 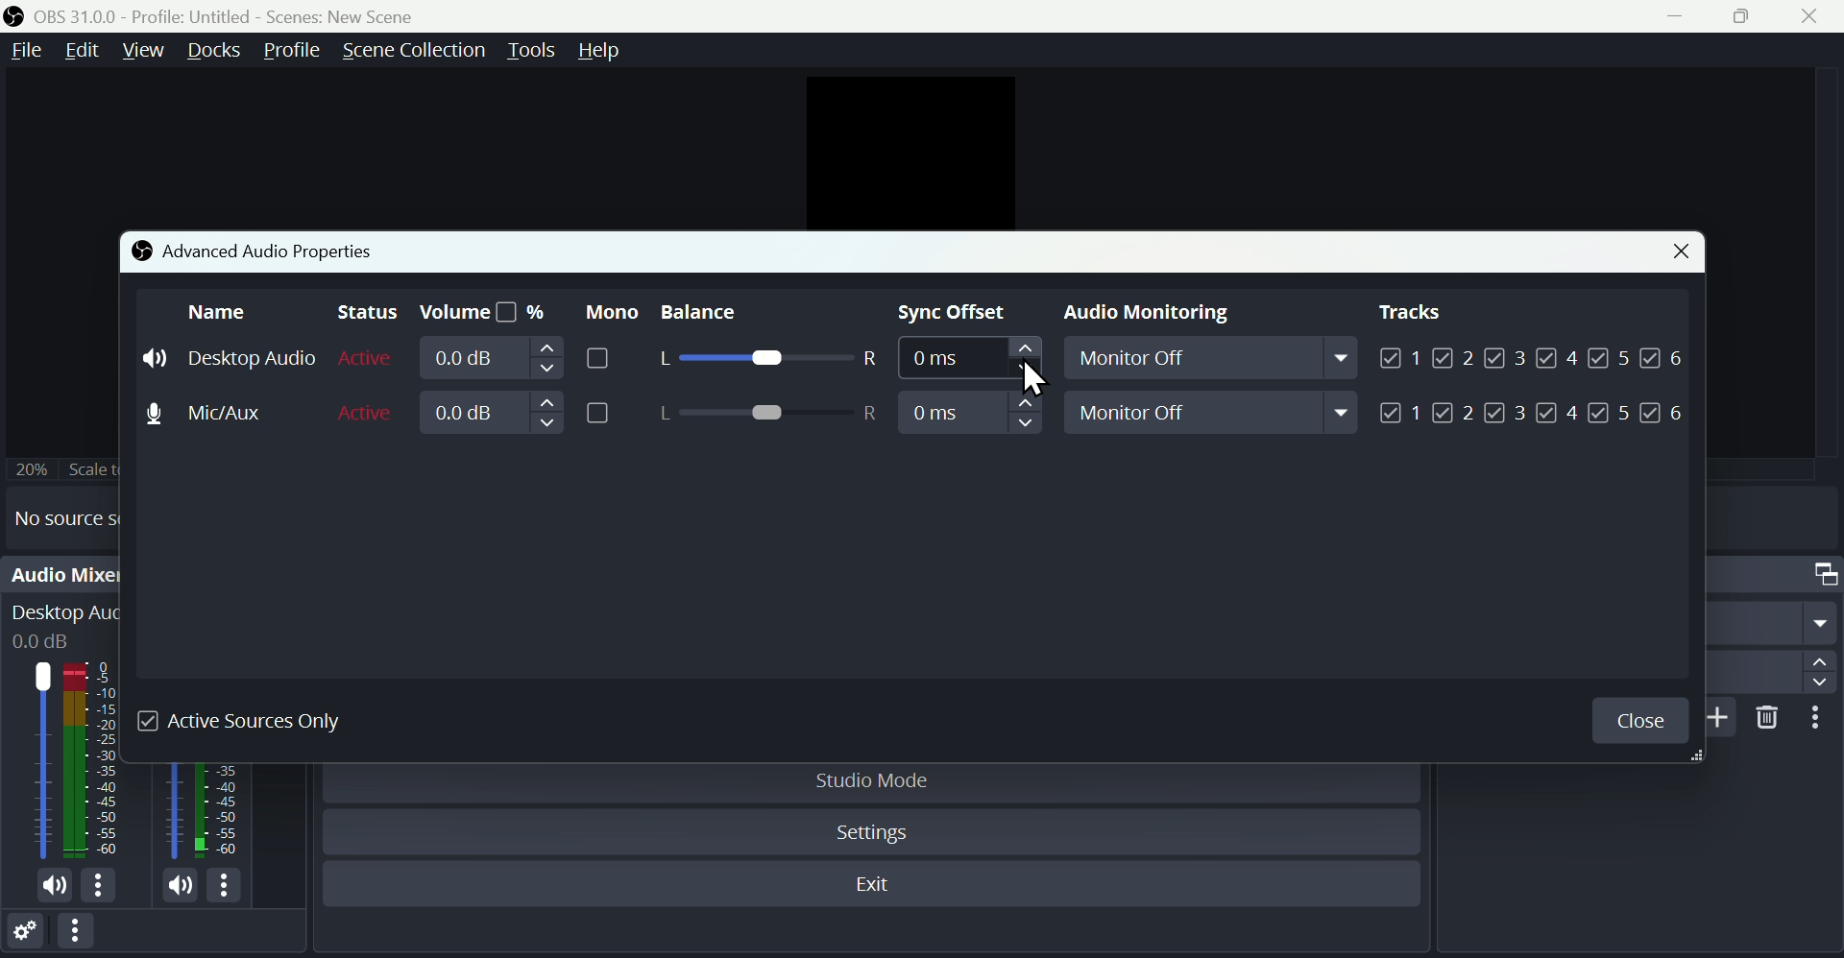 What do you see at coordinates (1035, 380) in the screenshot?
I see `Cursor` at bounding box center [1035, 380].